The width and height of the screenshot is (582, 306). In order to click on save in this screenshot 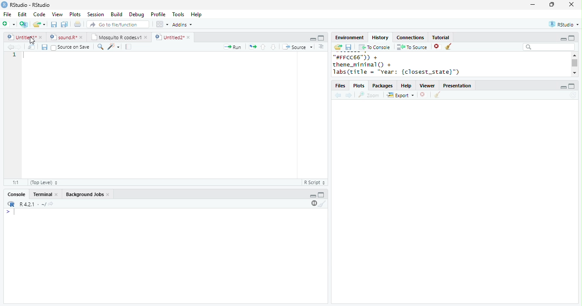, I will do `click(349, 47)`.